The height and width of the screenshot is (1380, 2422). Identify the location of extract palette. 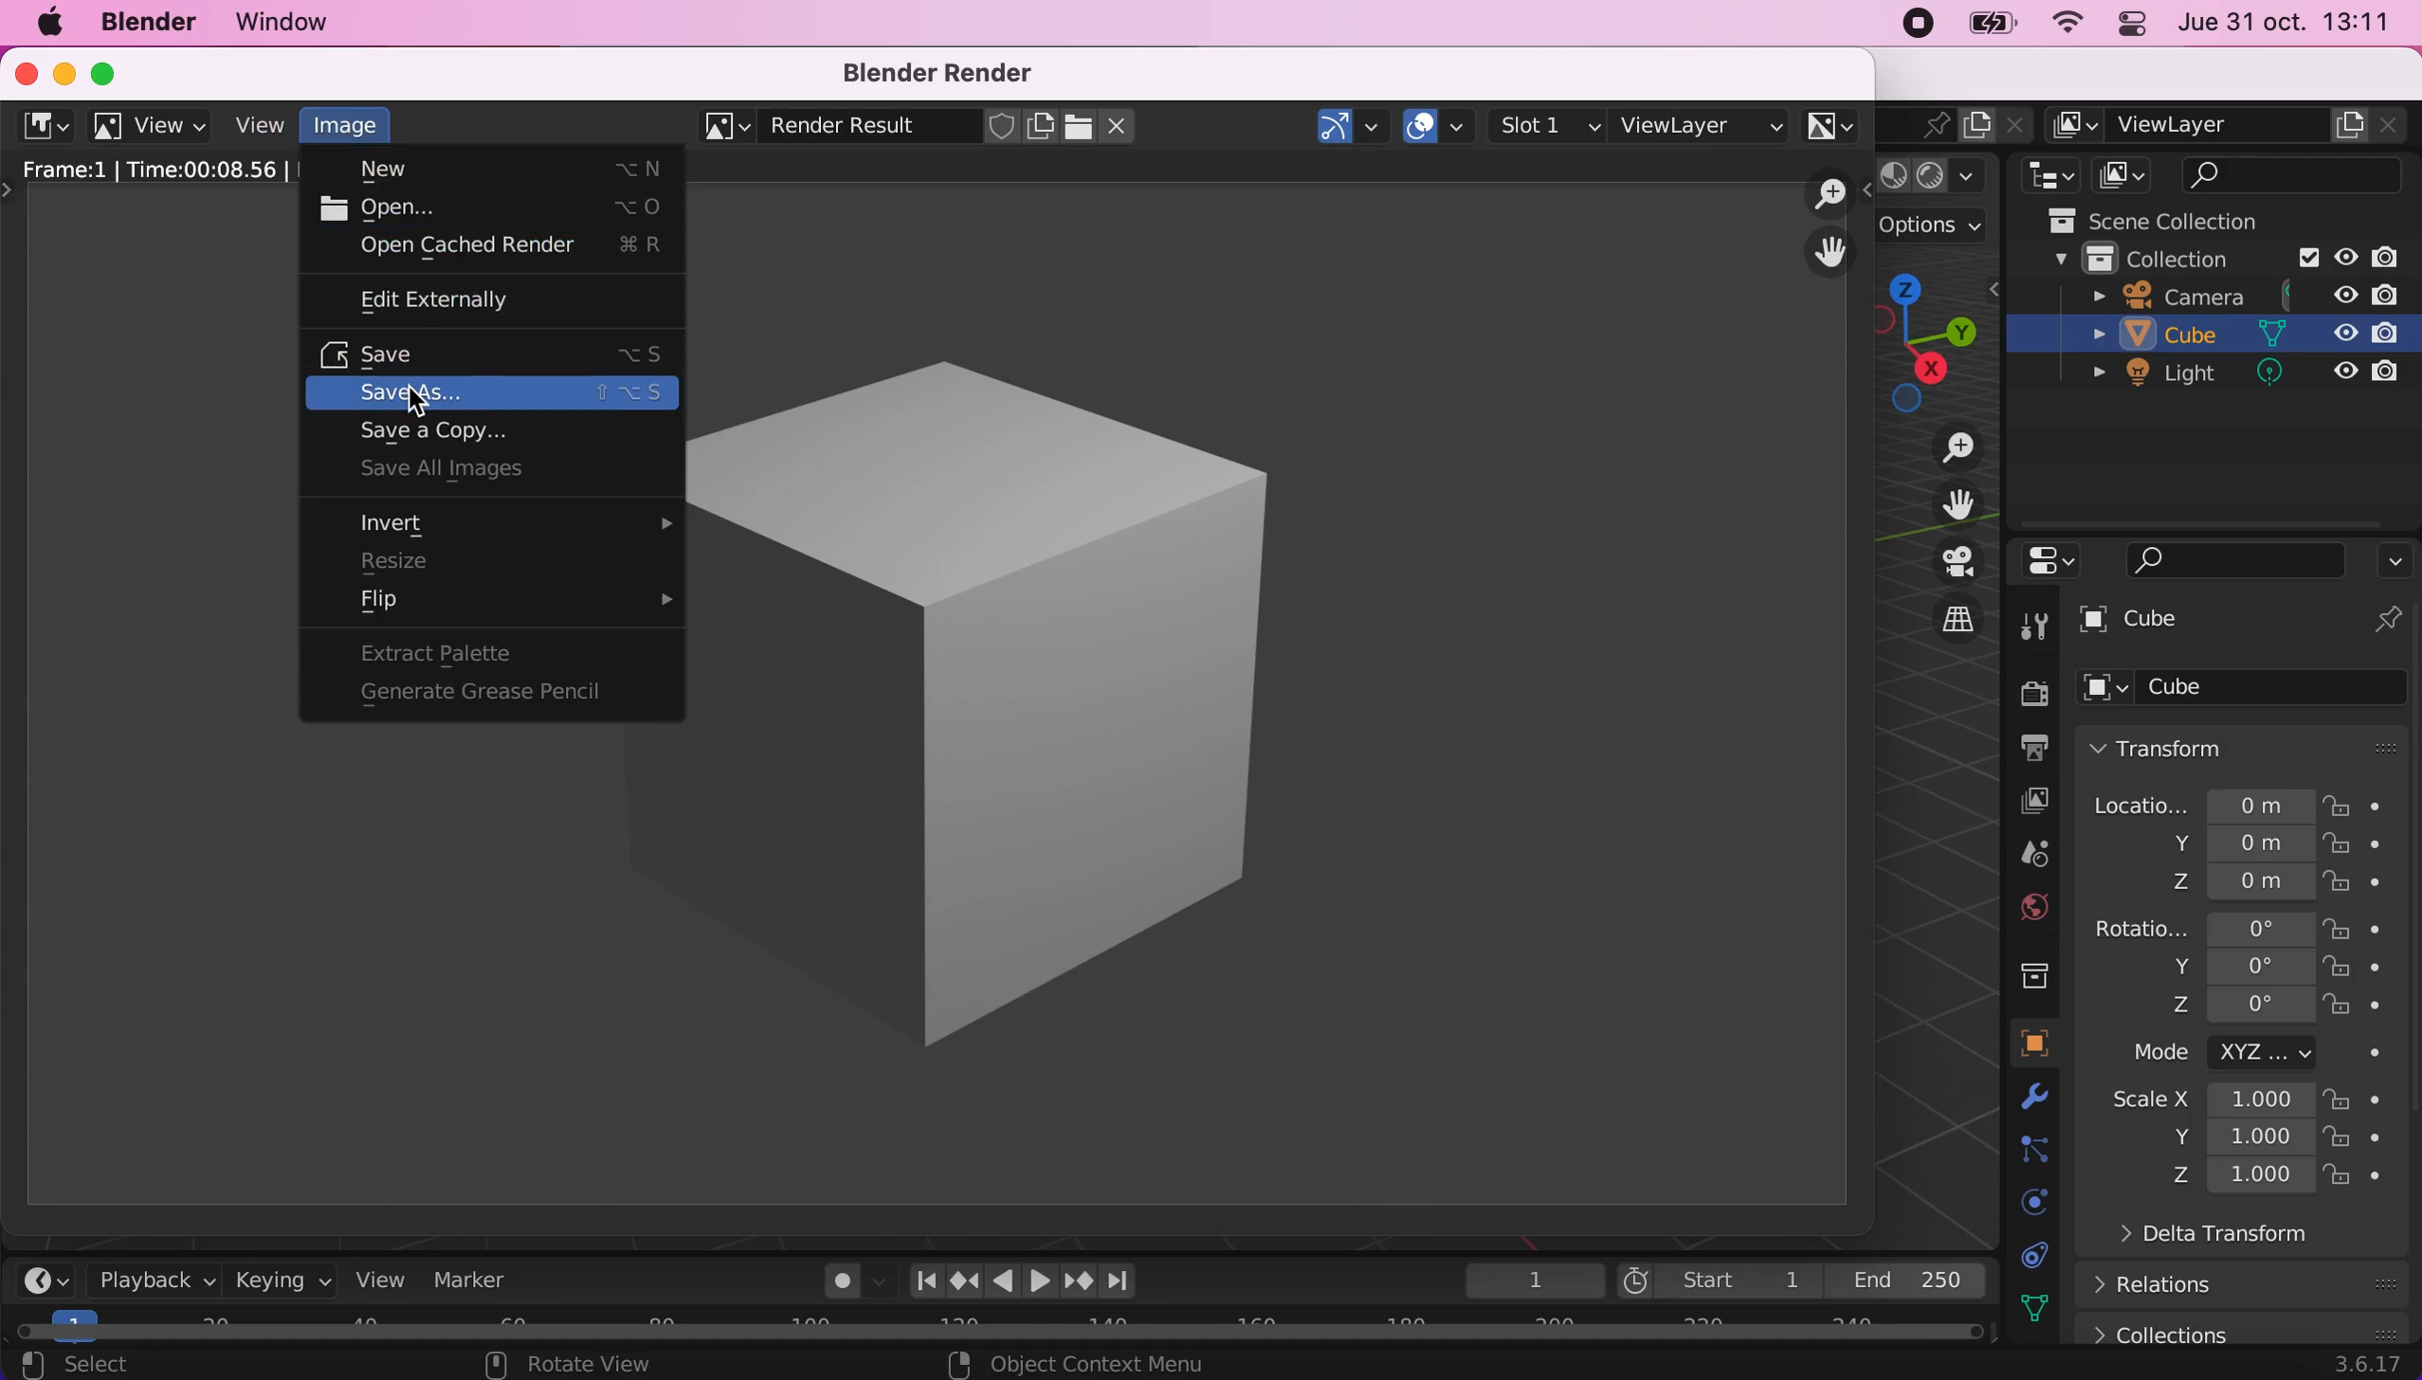
(477, 652).